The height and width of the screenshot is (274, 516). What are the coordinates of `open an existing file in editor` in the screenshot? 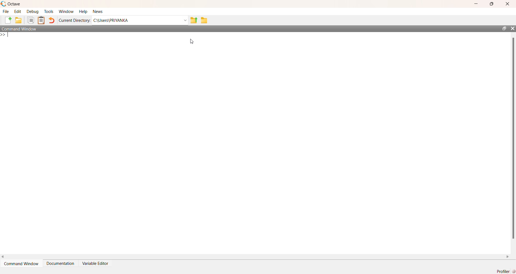 It's located at (19, 21).